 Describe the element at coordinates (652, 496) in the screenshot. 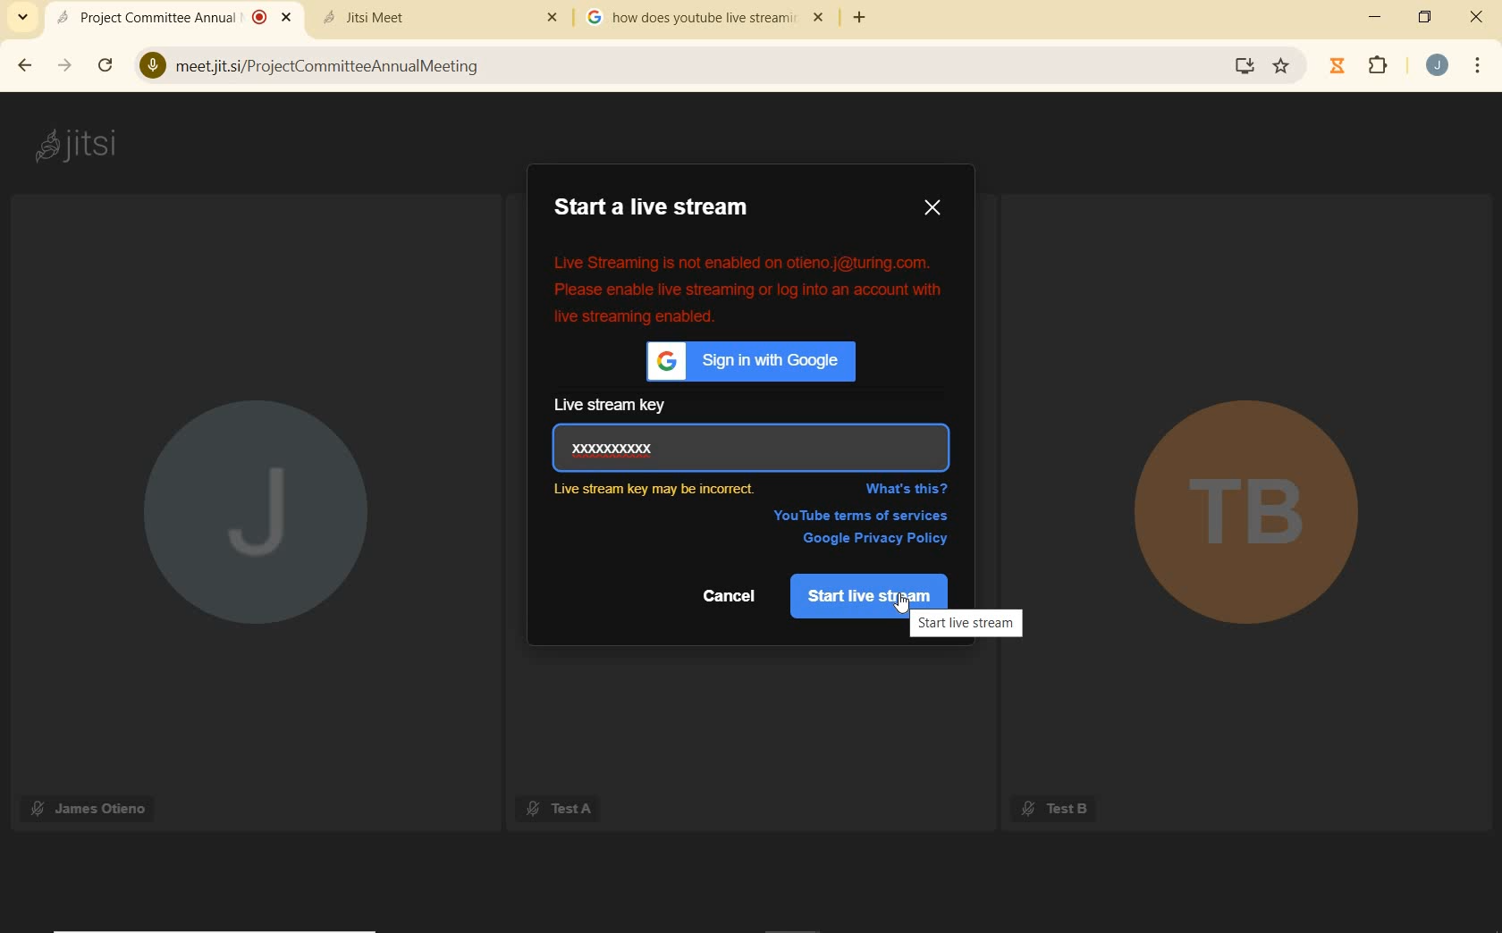

I see `Incorrect live key` at that location.